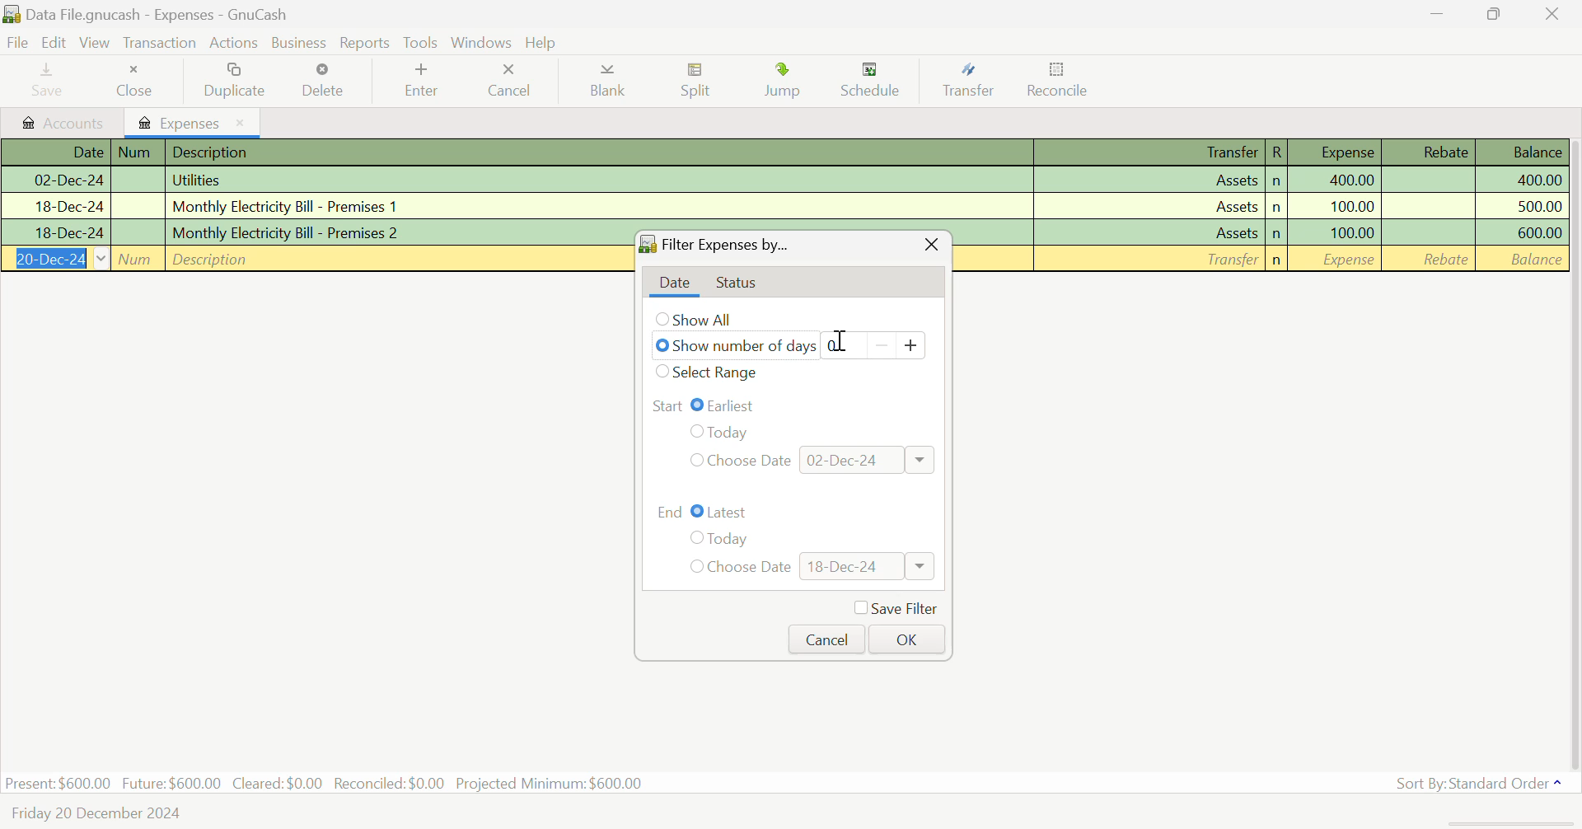 This screenshot has width=1582, height=829. Describe the element at coordinates (51, 207) in the screenshot. I see `Date` at that location.